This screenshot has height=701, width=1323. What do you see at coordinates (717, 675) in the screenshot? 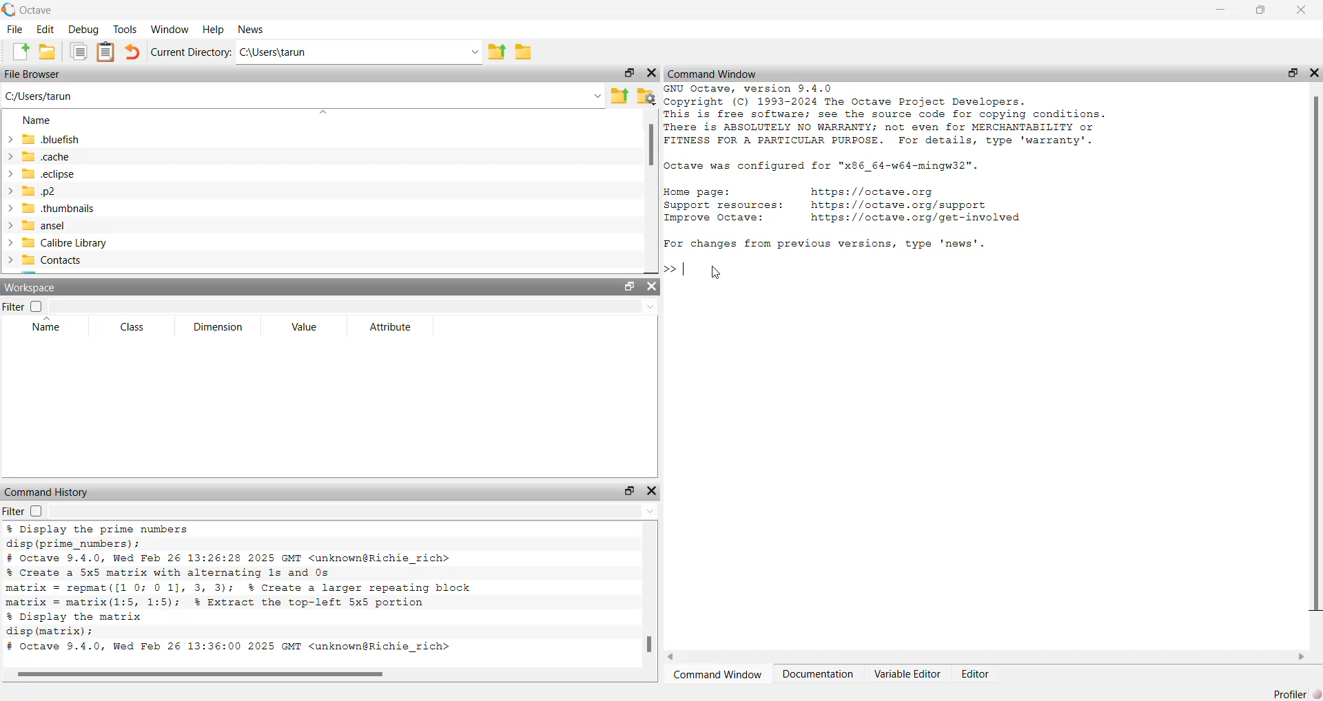
I see `command window` at bounding box center [717, 675].